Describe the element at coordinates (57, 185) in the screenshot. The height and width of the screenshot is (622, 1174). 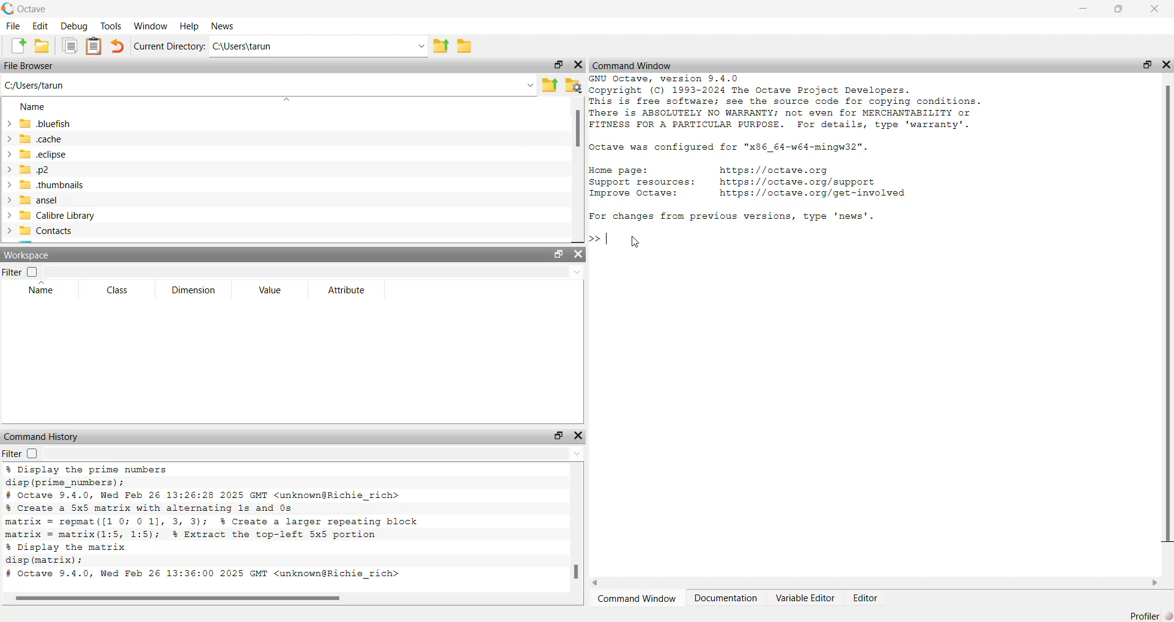
I see `.thumbnails` at that location.